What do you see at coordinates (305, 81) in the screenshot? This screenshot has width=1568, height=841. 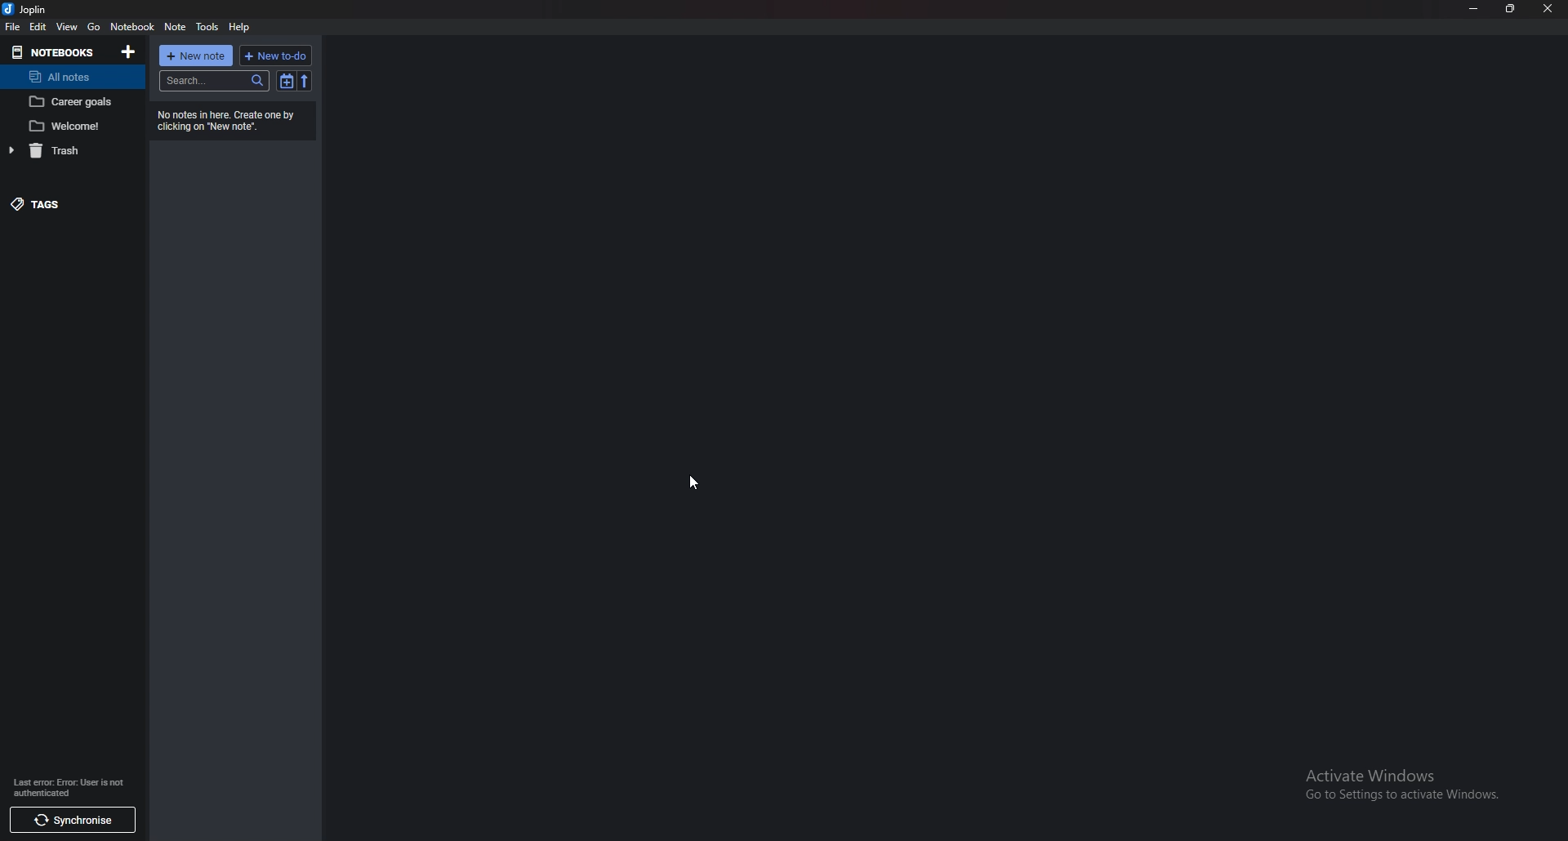 I see `reverse sort order` at bounding box center [305, 81].